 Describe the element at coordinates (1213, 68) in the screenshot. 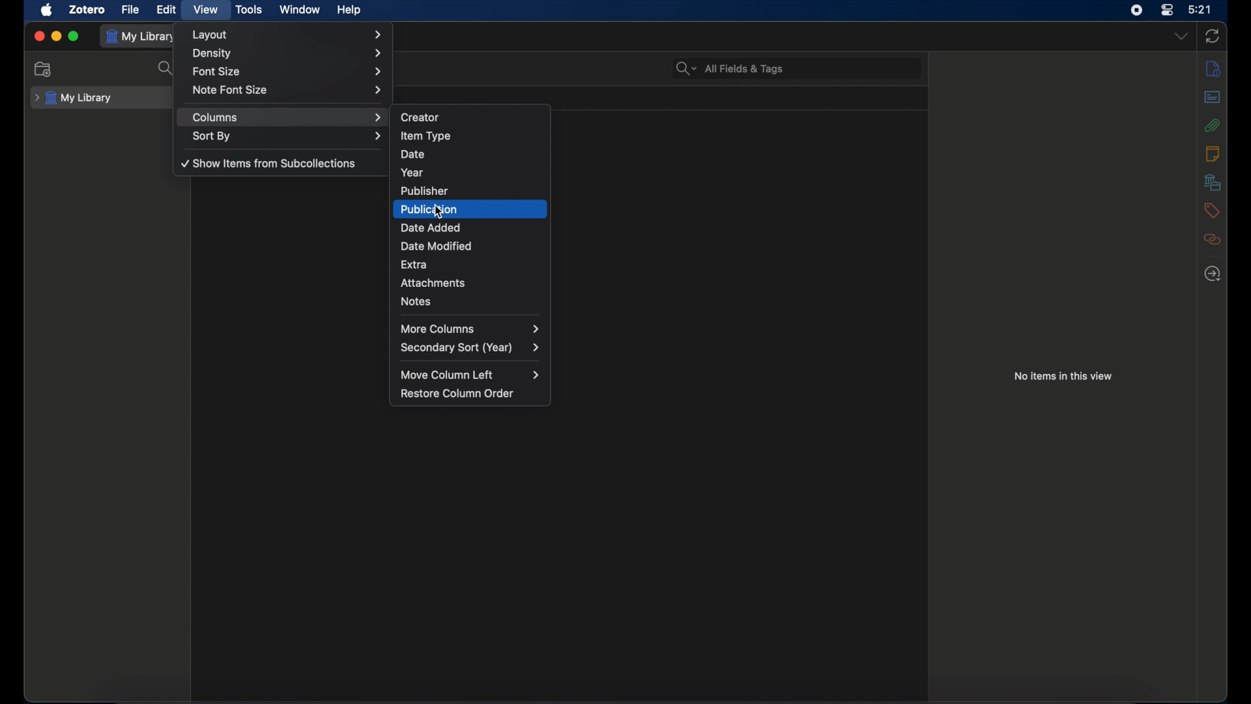

I see `info` at that location.